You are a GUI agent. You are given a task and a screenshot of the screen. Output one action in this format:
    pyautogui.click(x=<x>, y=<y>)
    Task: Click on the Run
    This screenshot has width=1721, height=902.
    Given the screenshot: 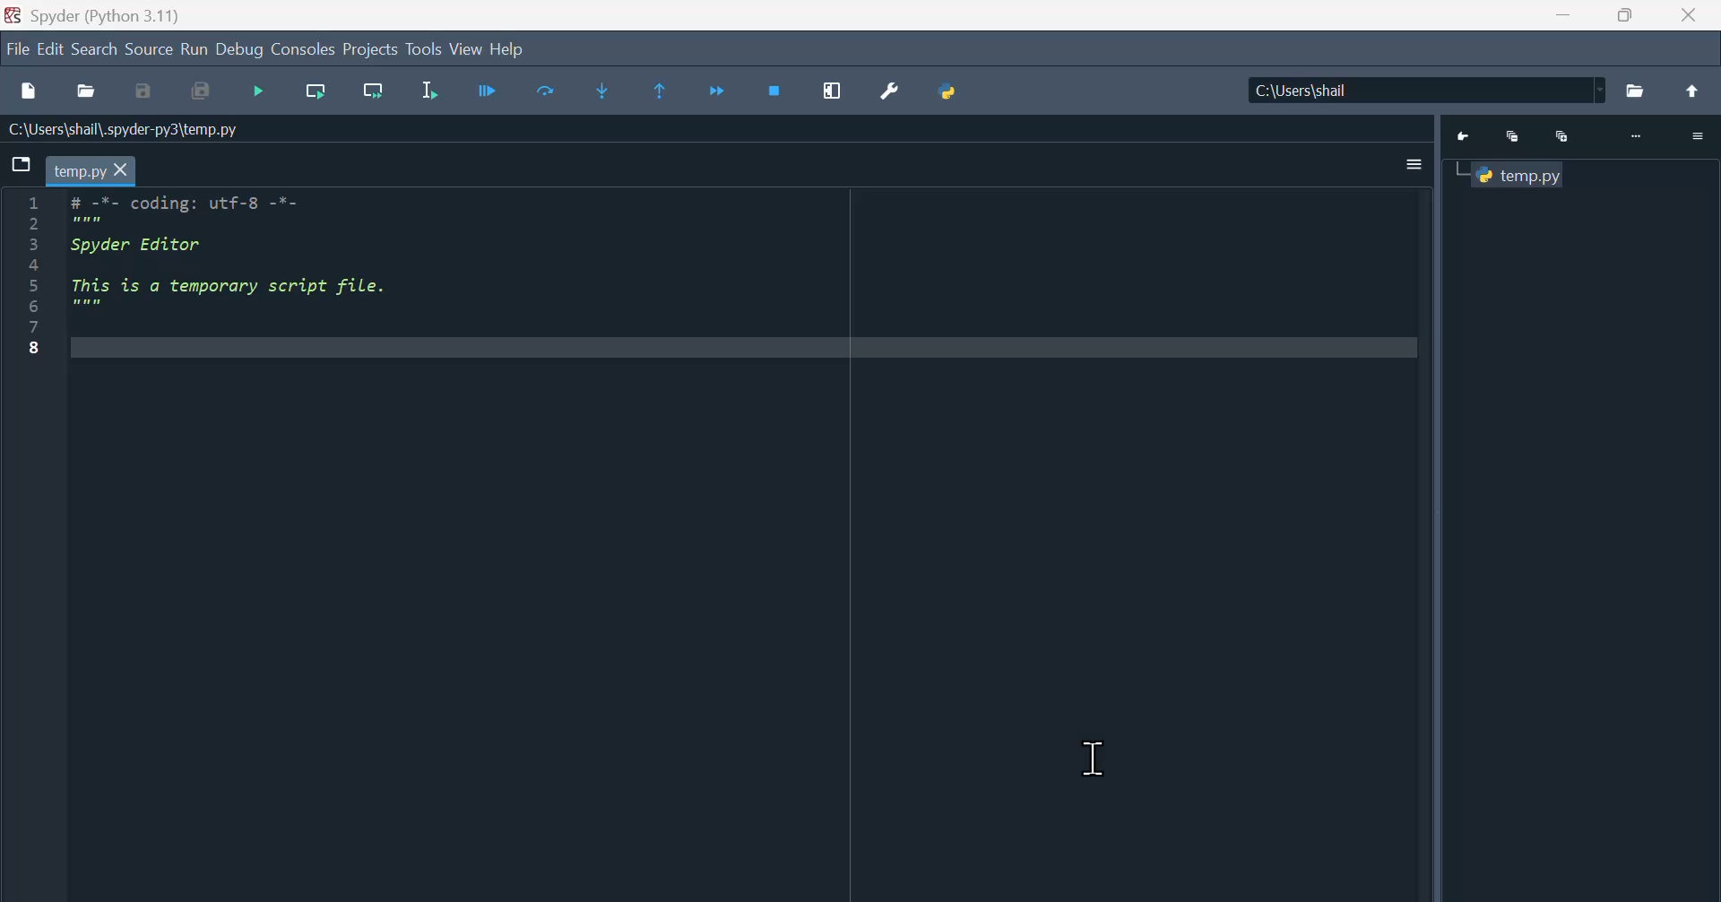 What is the action you would take?
    pyautogui.click(x=195, y=48)
    